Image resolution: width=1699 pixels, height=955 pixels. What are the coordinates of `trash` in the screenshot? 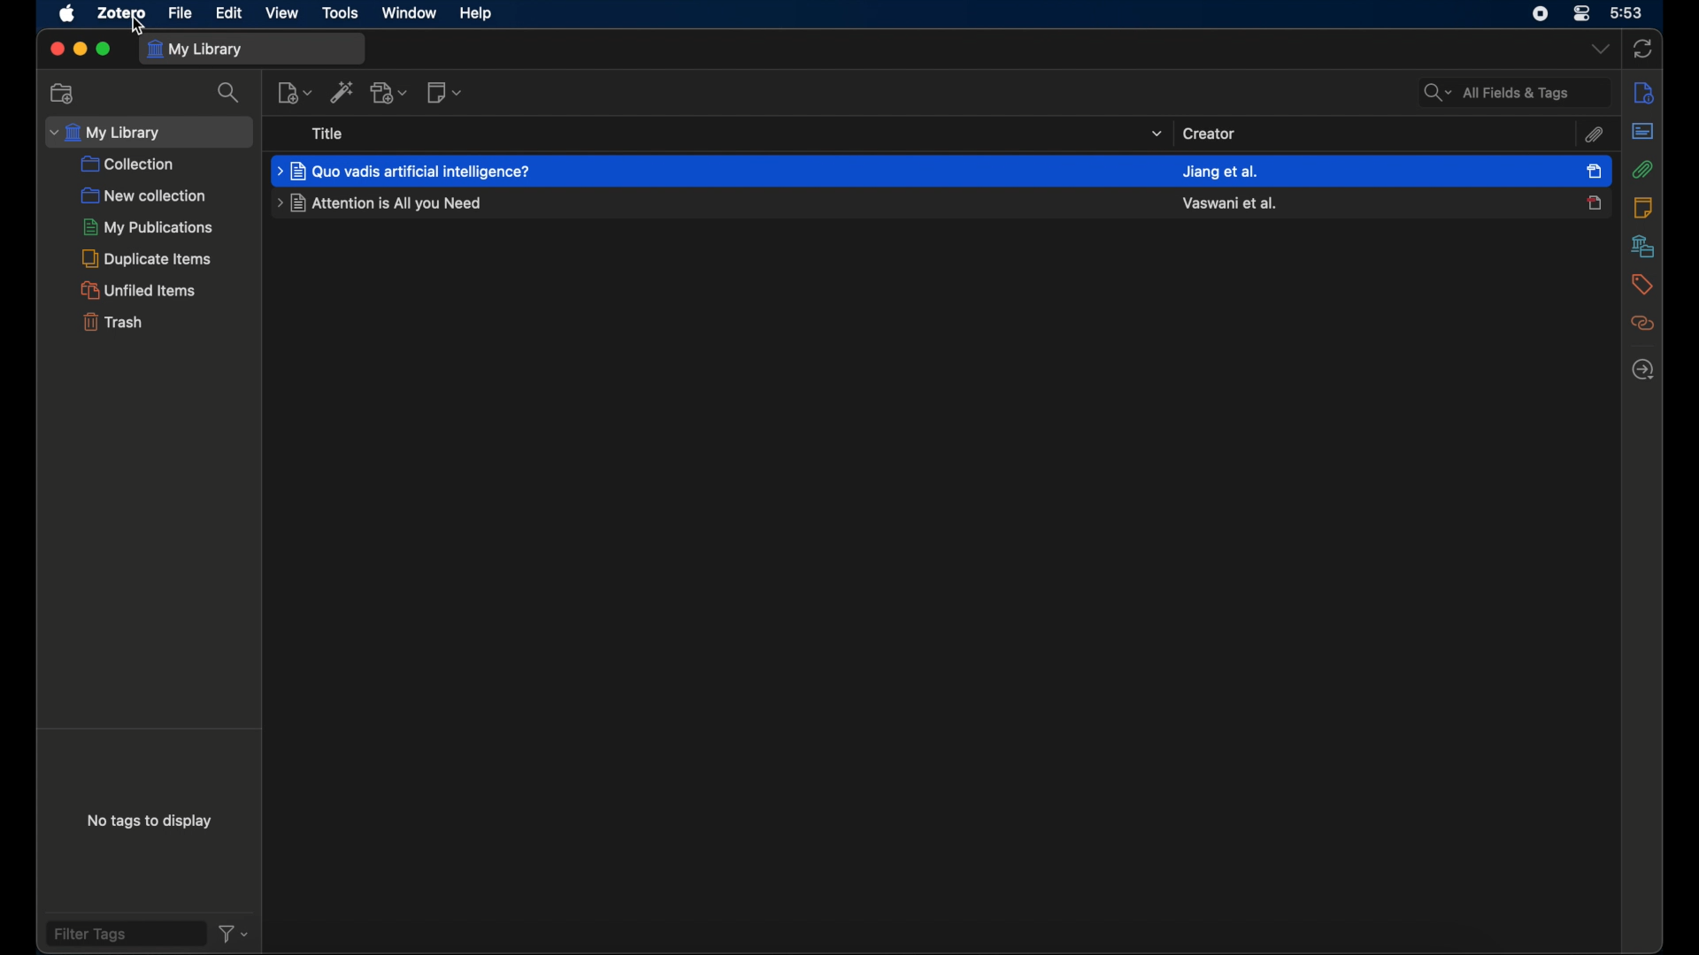 It's located at (113, 322).